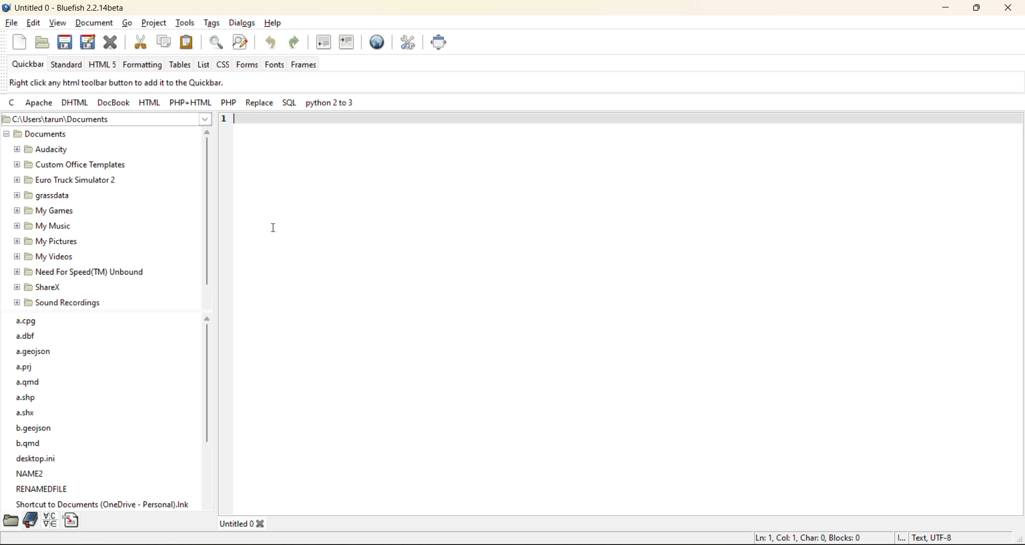 This screenshot has width=1025, height=545. Describe the element at coordinates (163, 41) in the screenshot. I see `copy` at that location.